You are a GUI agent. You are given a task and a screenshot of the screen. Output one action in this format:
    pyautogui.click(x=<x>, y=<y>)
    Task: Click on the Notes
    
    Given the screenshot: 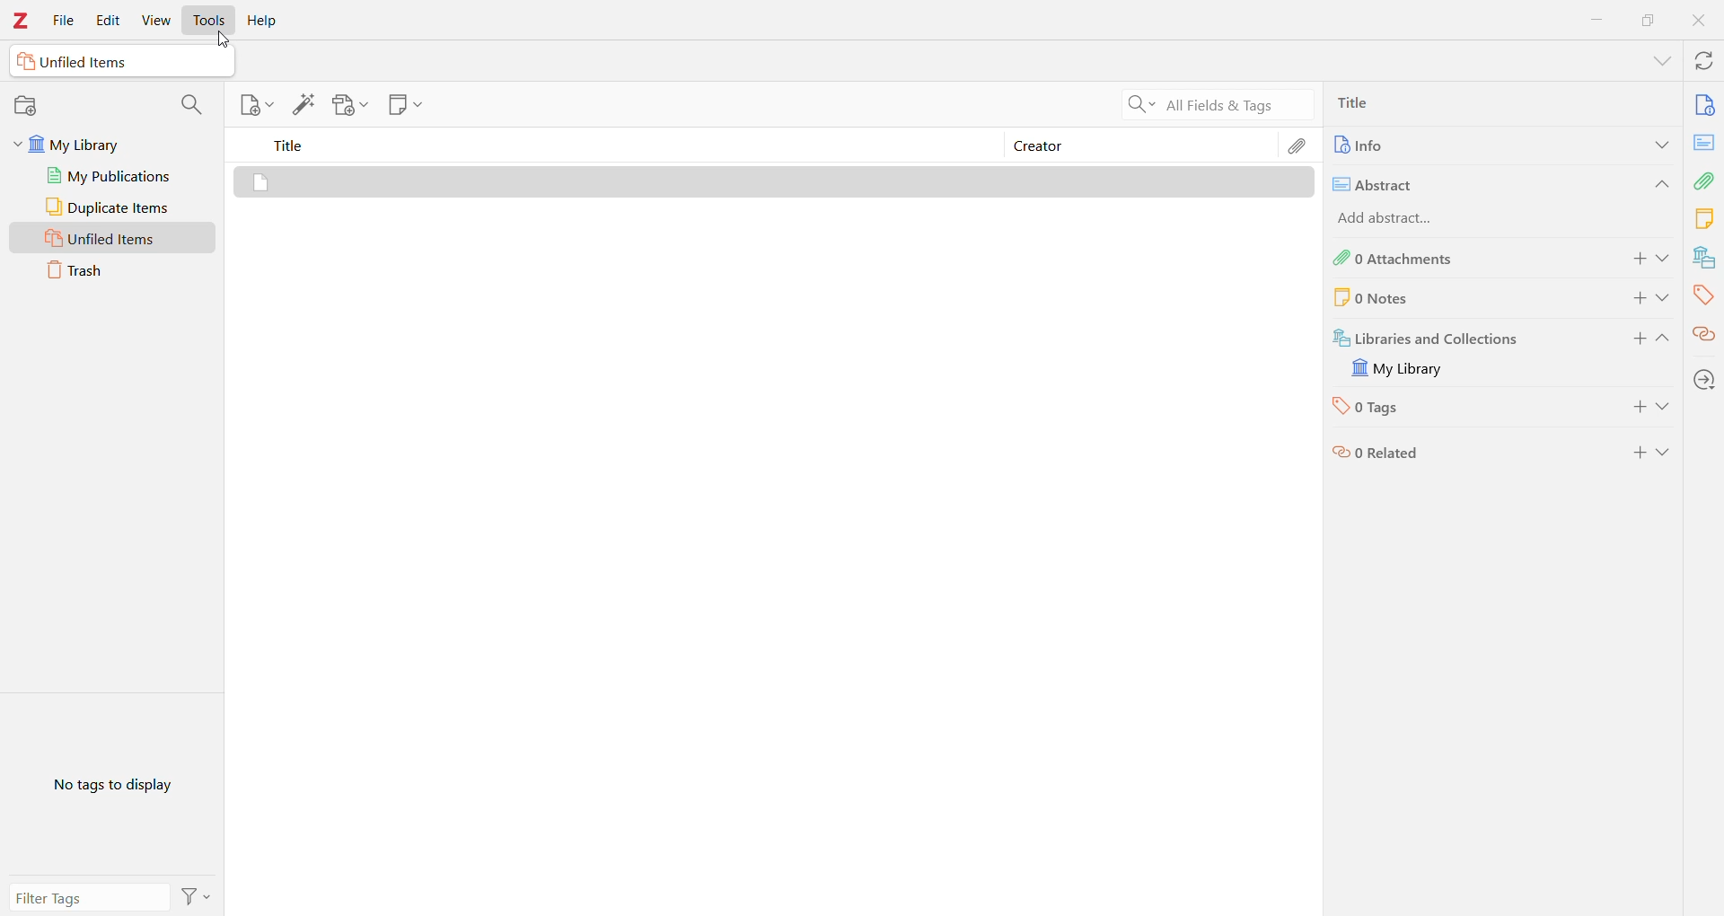 What is the action you would take?
    pyautogui.click(x=1706, y=219)
    